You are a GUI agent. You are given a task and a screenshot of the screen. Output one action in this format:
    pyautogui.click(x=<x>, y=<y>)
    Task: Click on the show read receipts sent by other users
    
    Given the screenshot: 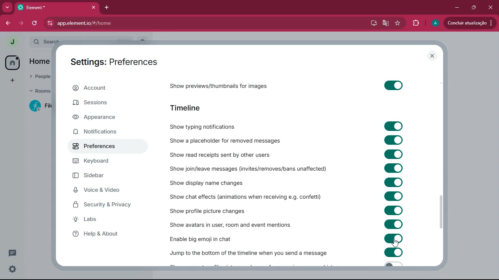 What is the action you would take?
    pyautogui.click(x=245, y=153)
    